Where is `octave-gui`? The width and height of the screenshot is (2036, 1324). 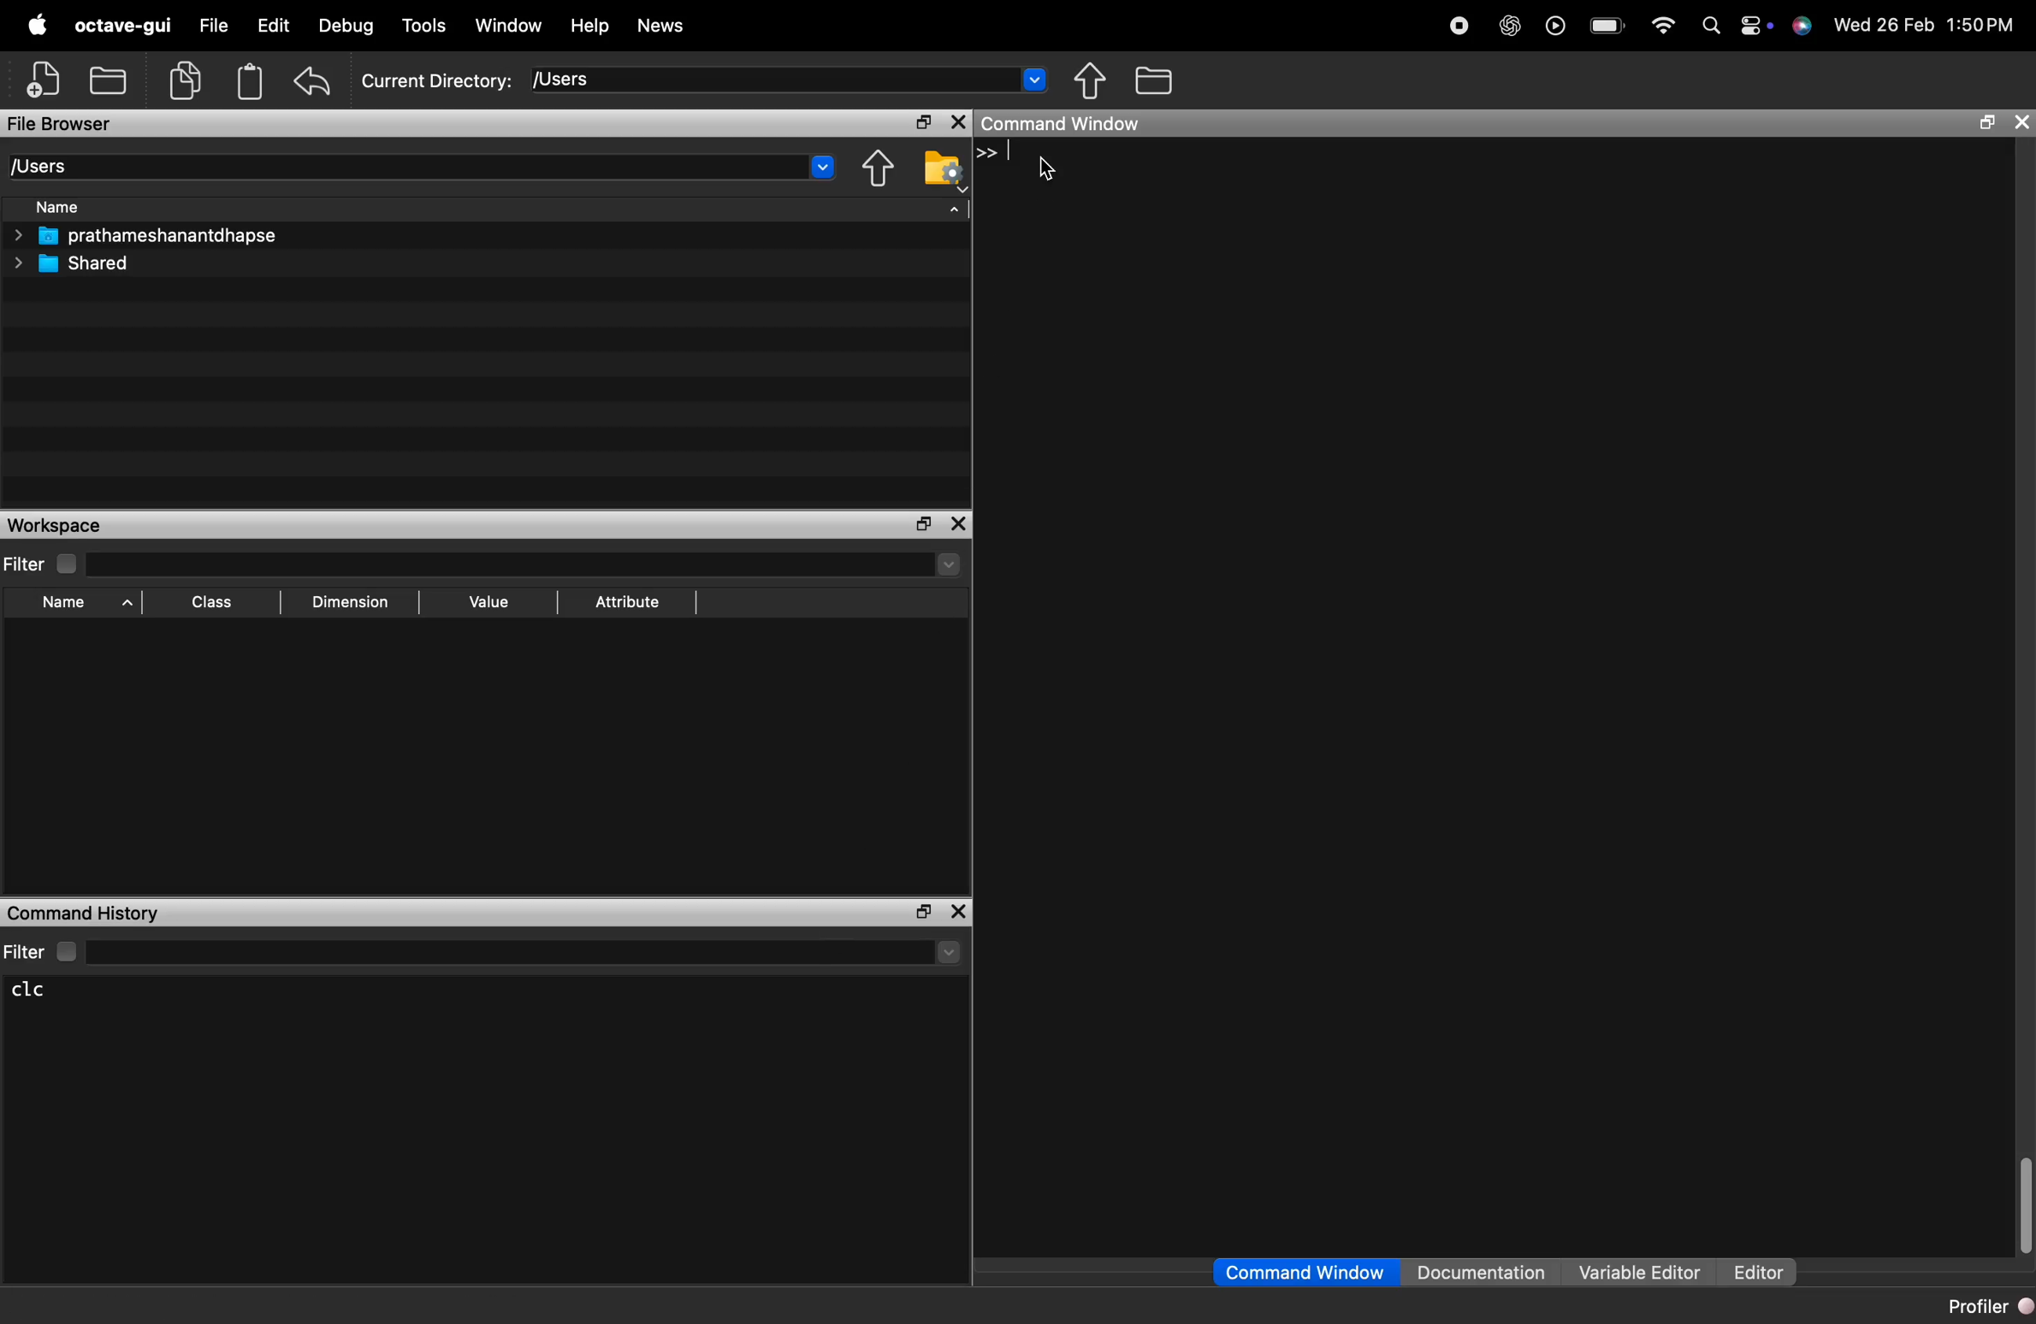
octave-gui is located at coordinates (127, 26).